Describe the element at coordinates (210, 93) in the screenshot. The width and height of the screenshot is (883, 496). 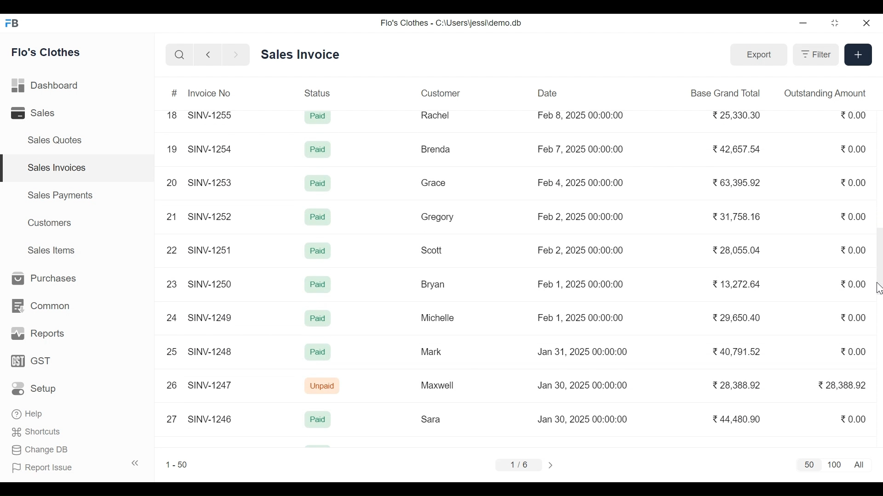
I see `Invoice No` at that location.